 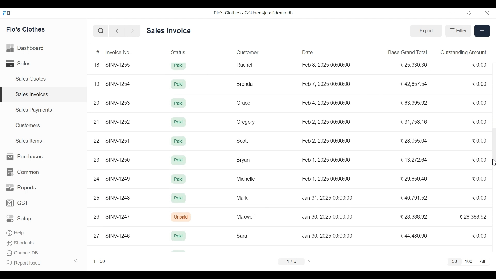 What do you see at coordinates (179, 103) in the screenshot?
I see `Paid` at bounding box center [179, 103].